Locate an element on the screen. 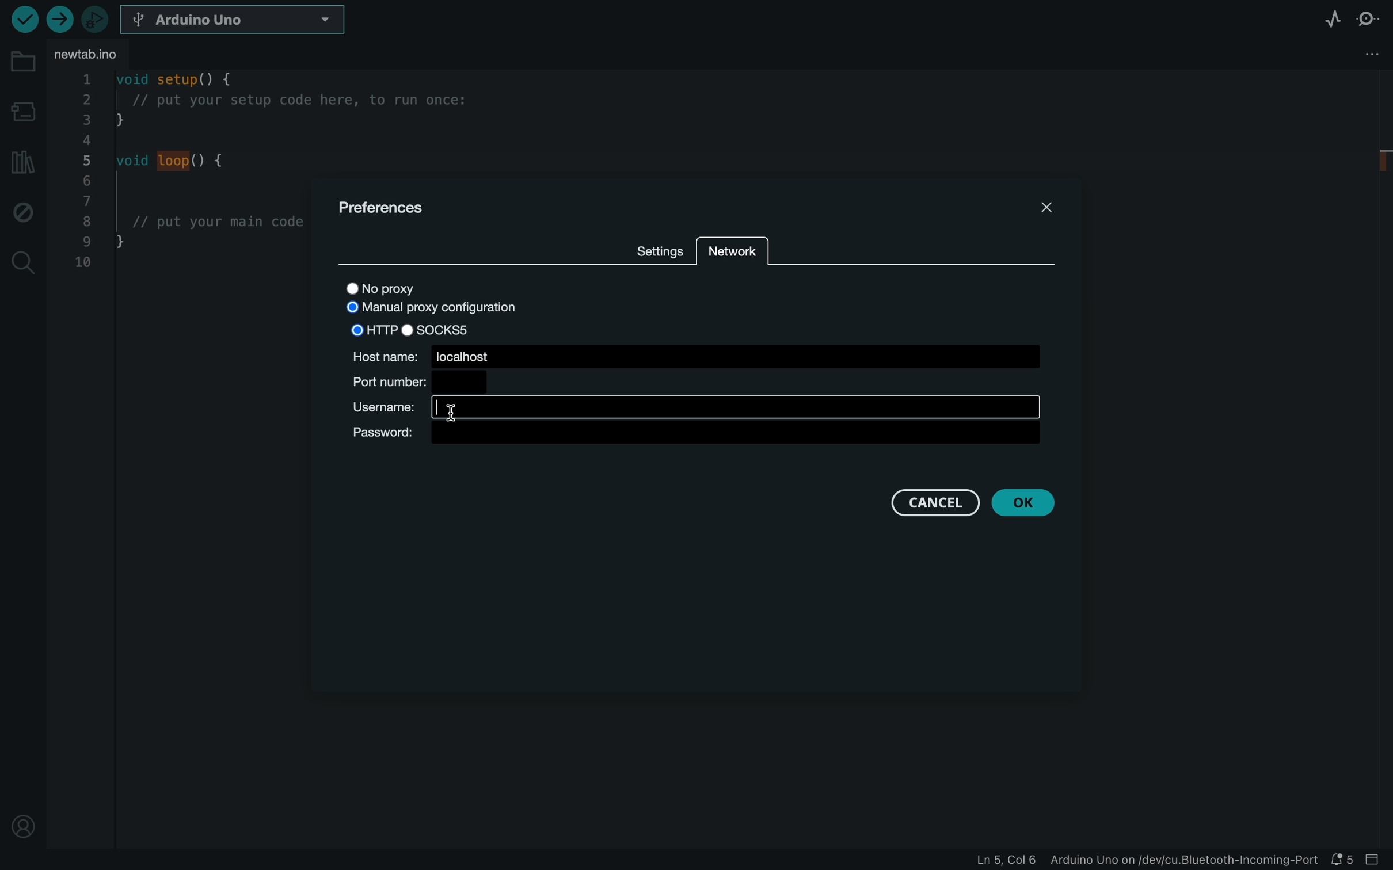 Image resolution: width=1393 pixels, height=870 pixels. libraries manager is located at coordinates (21, 162).